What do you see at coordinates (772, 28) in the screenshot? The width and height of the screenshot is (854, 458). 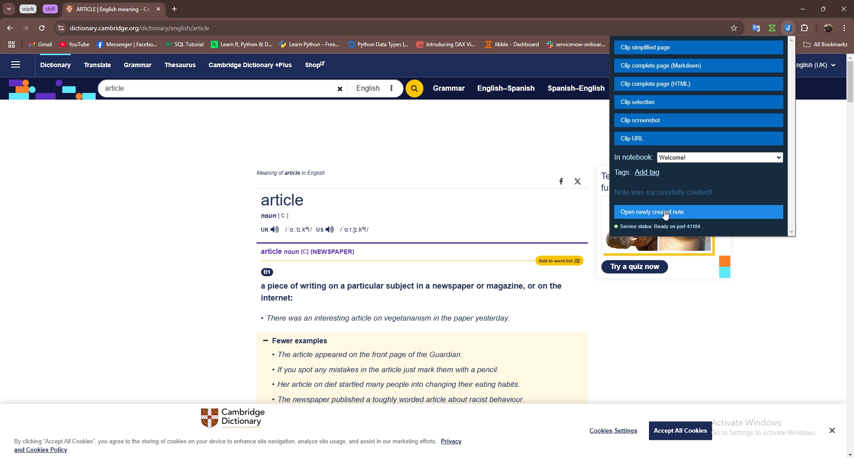 I see `extension` at bounding box center [772, 28].